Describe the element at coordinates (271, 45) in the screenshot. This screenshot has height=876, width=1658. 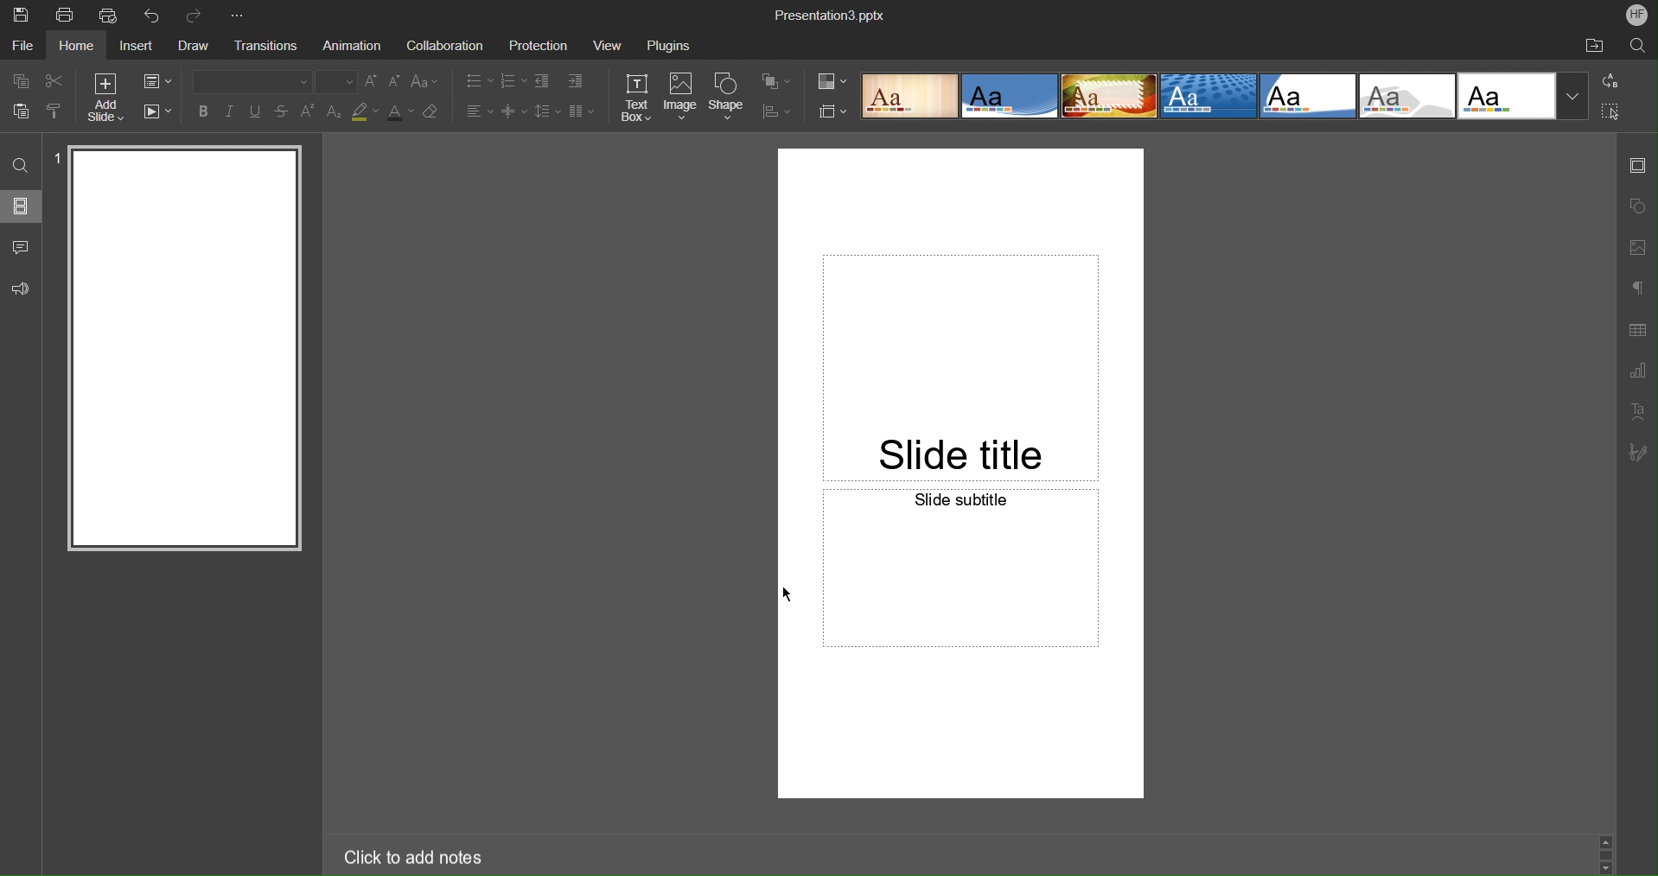
I see `Transitions` at that location.